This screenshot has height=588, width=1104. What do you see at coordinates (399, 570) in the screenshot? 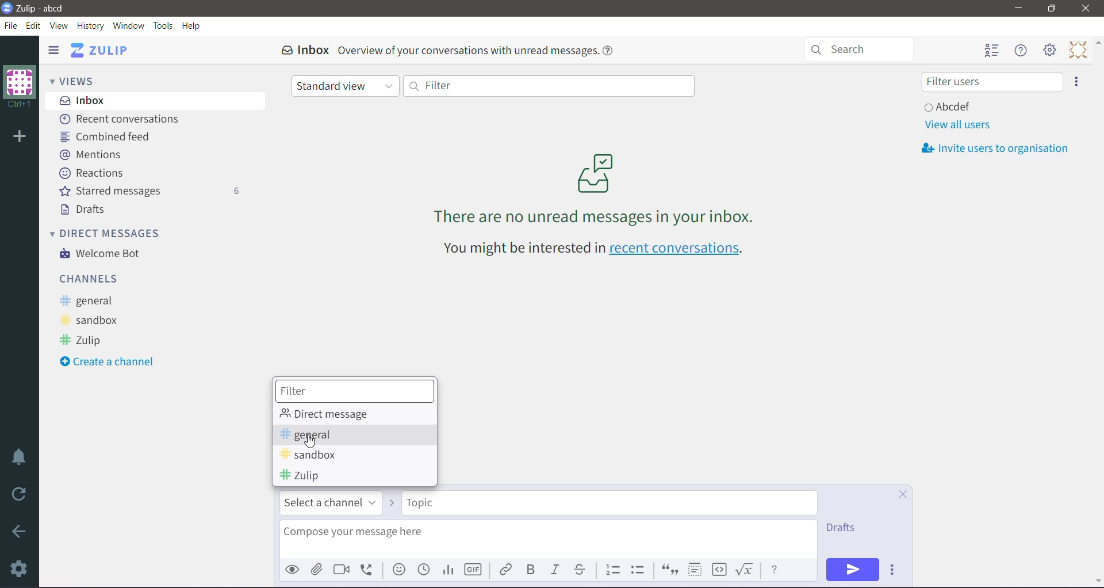
I see `Add emoji` at bounding box center [399, 570].